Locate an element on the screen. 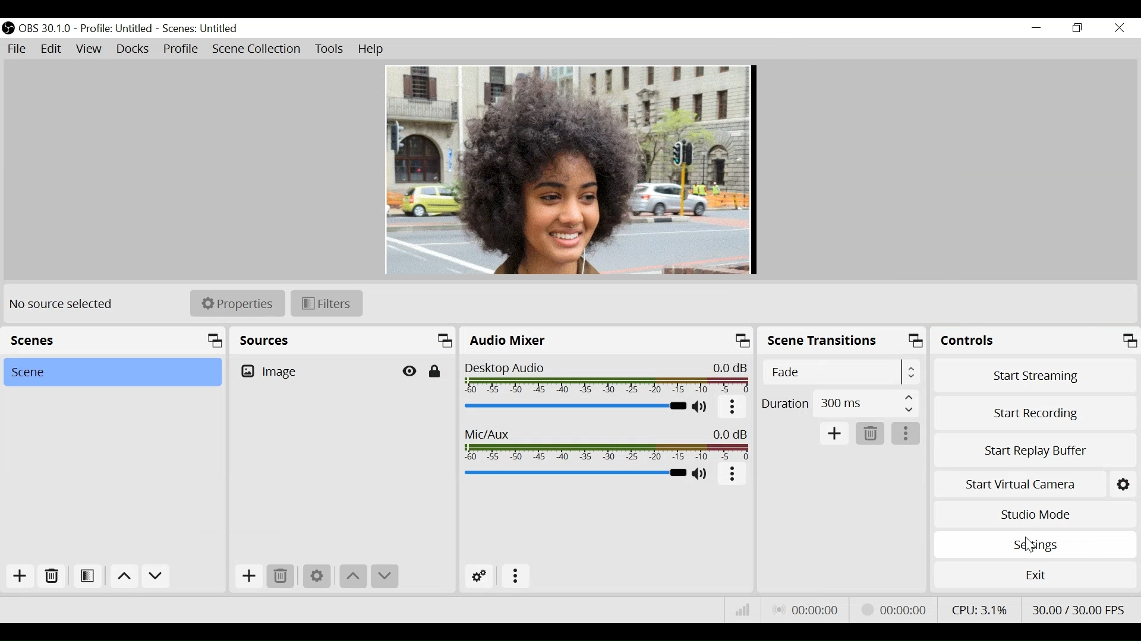 Image resolution: width=1141 pixels, height=641 pixels. Scenes Panel is located at coordinates (45, 340).